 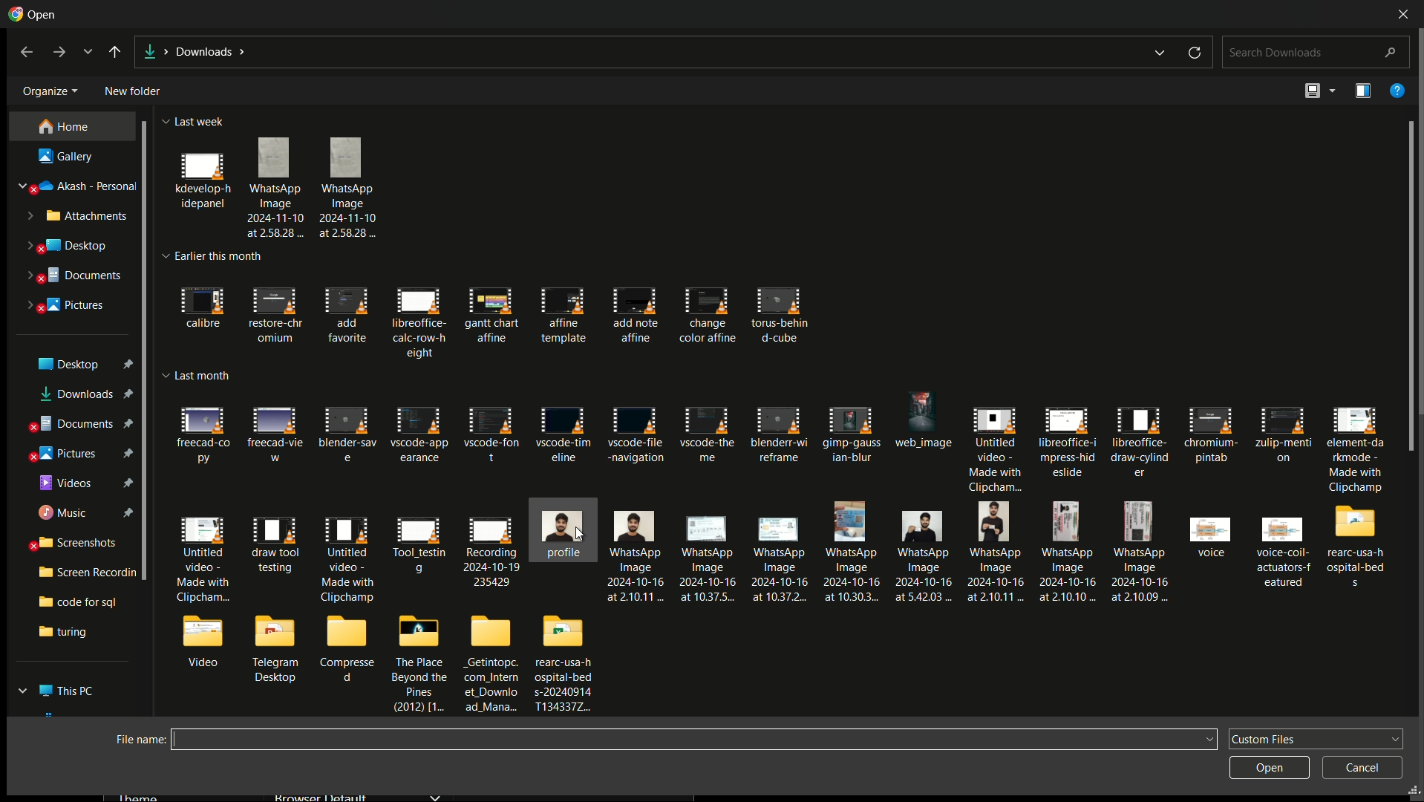 I want to click on preview the pane, so click(x=1365, y=90).